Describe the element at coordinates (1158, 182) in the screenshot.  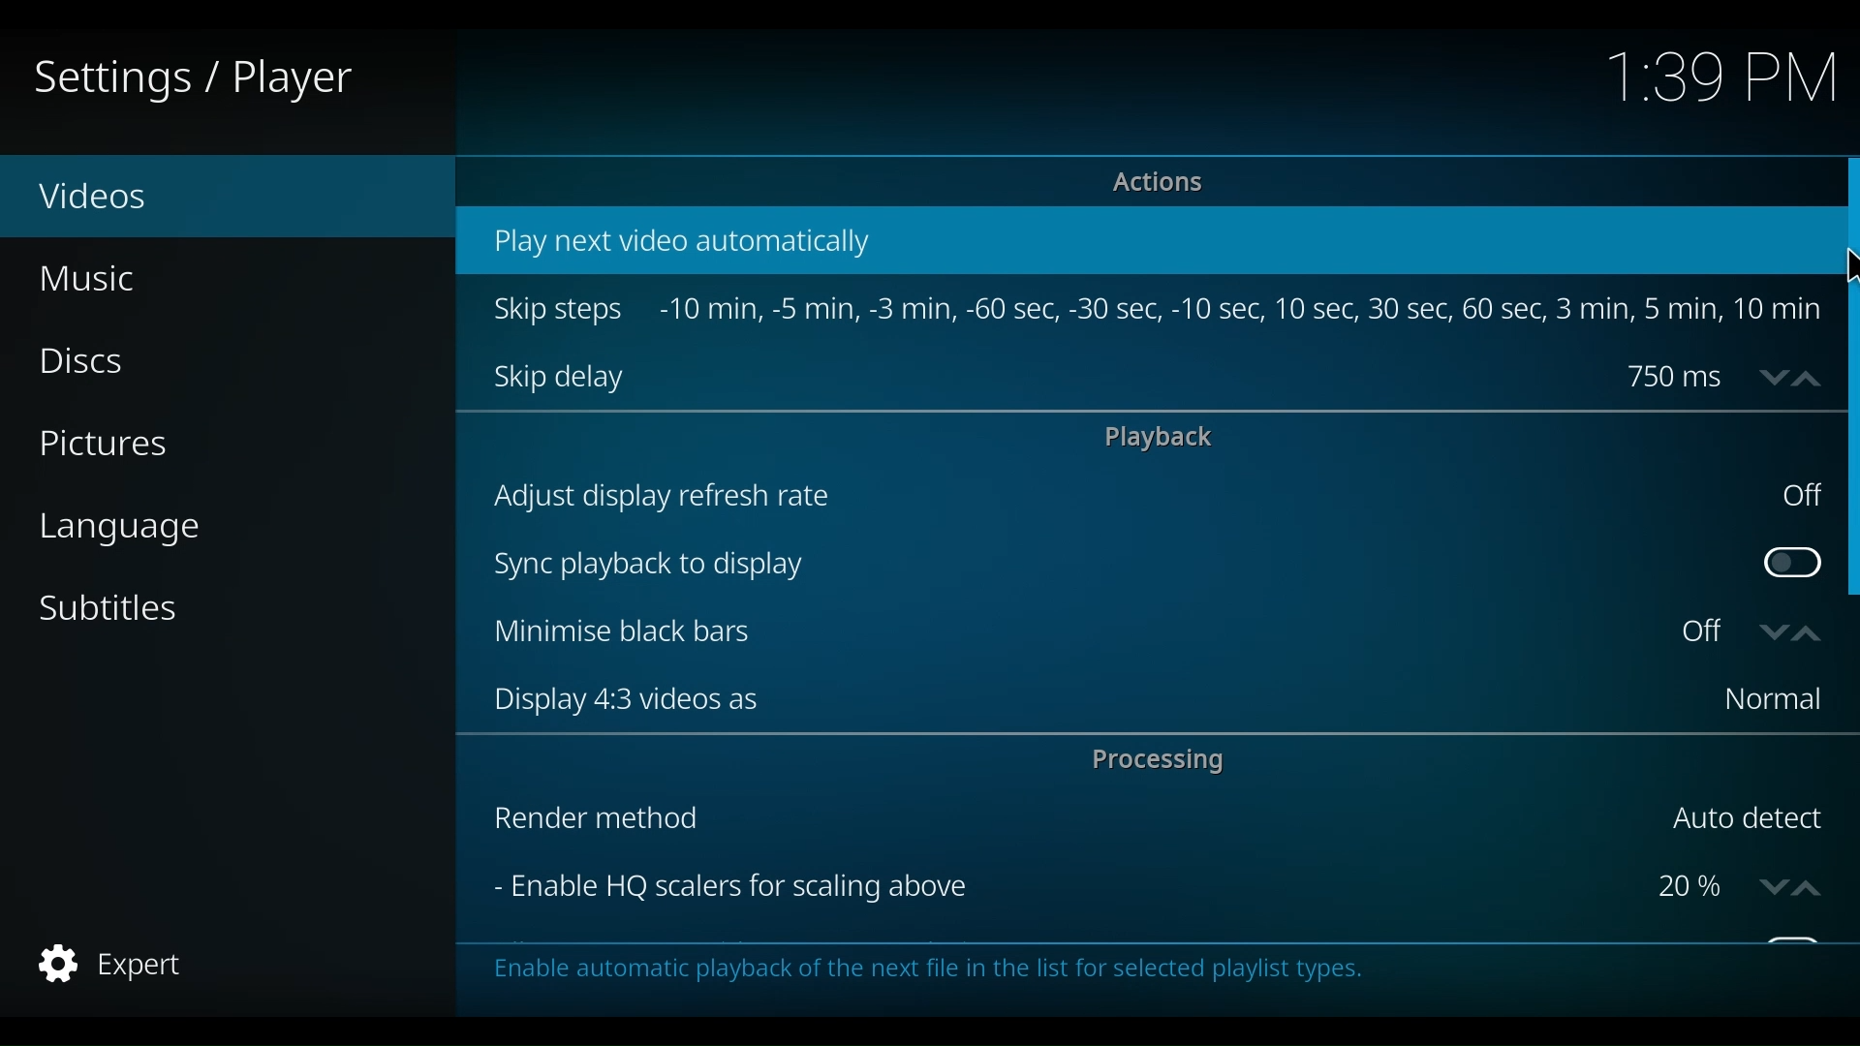
I see `Actions` at that location.